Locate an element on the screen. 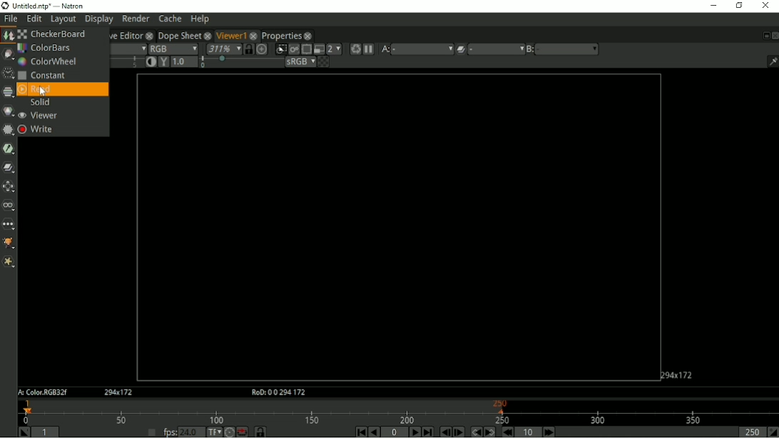  Float pane is located at coordinates (764, 36).